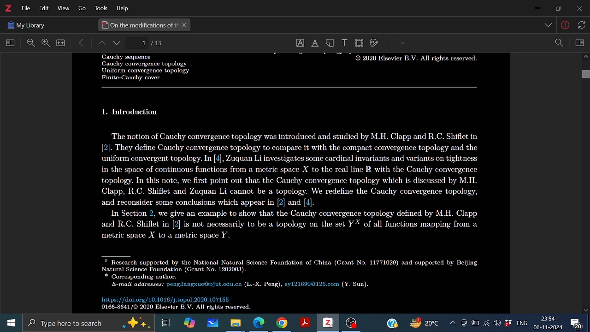 The image size is (590, 332). Describe the element at coordinates (26, 24) in the screenshot. I see `` at that location.